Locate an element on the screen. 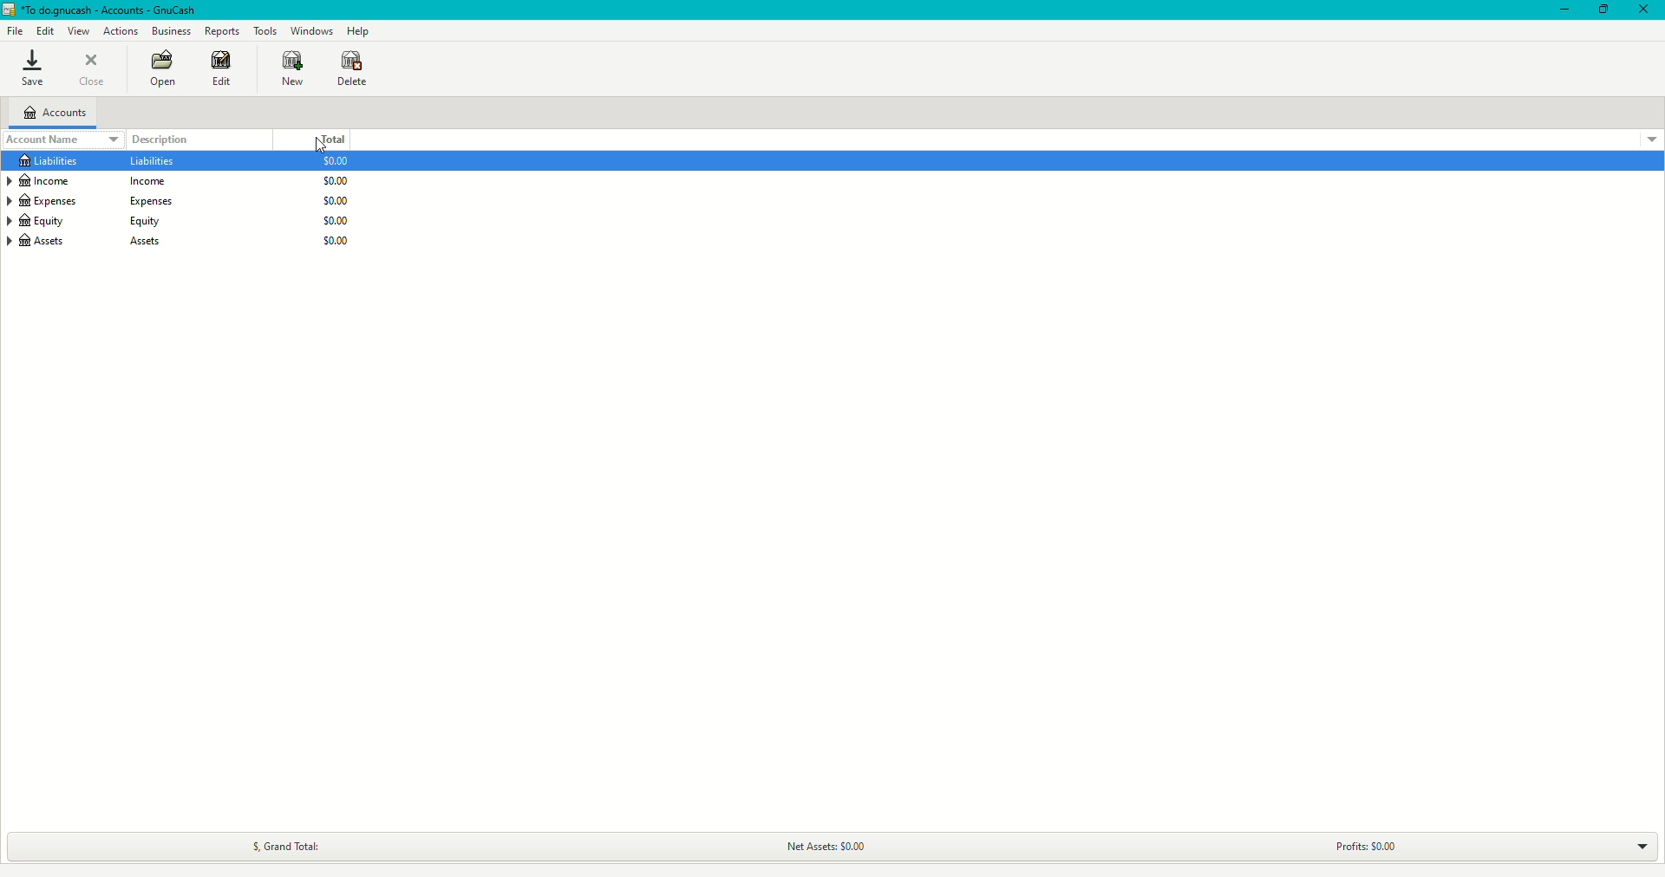 The image size is (1665, 877). Profits is located at coordinates (1366, 843).